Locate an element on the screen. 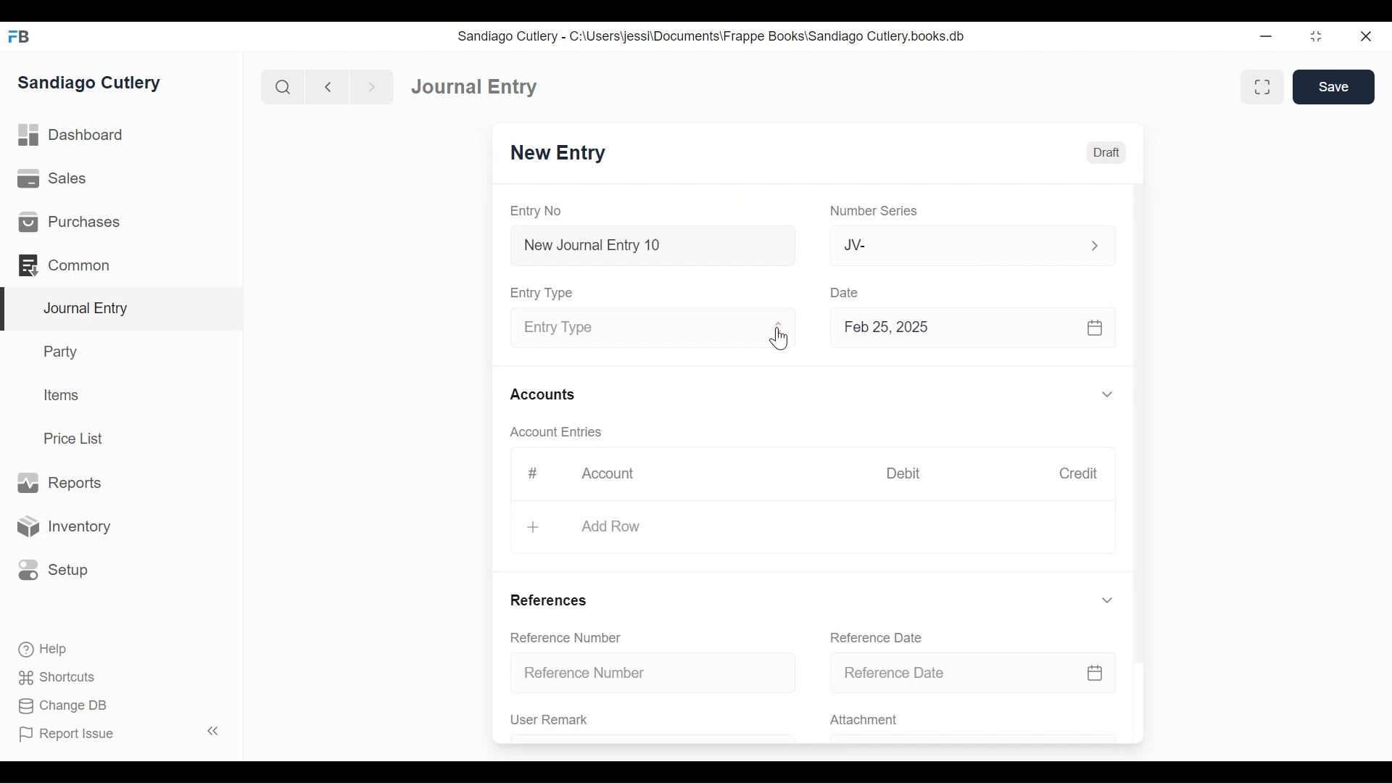 Image resolution: width=1392 pixels, height=783 pixels. Common is located at coordinates (65, 264).